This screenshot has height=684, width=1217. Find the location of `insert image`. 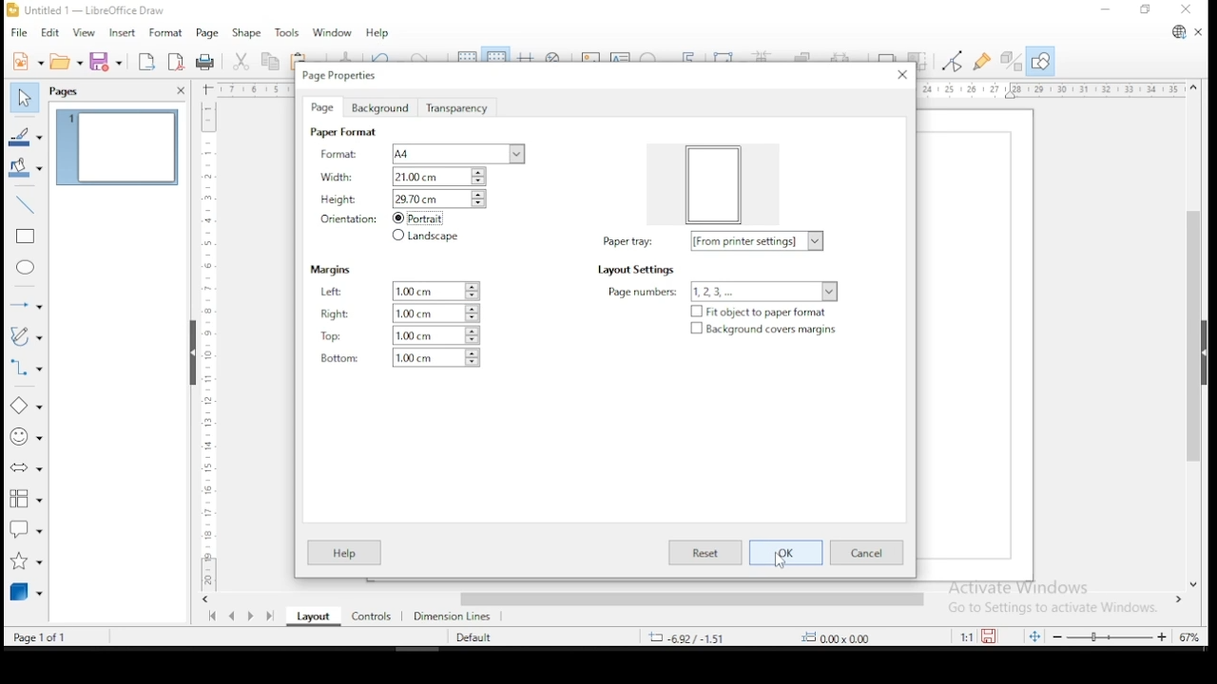

insert image is located at coordinates (592, 54).